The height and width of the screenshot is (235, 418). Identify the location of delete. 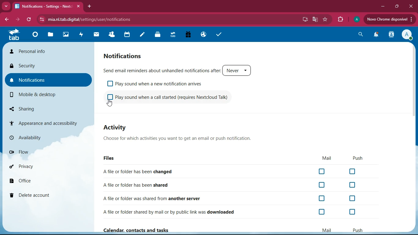
(33, 196).